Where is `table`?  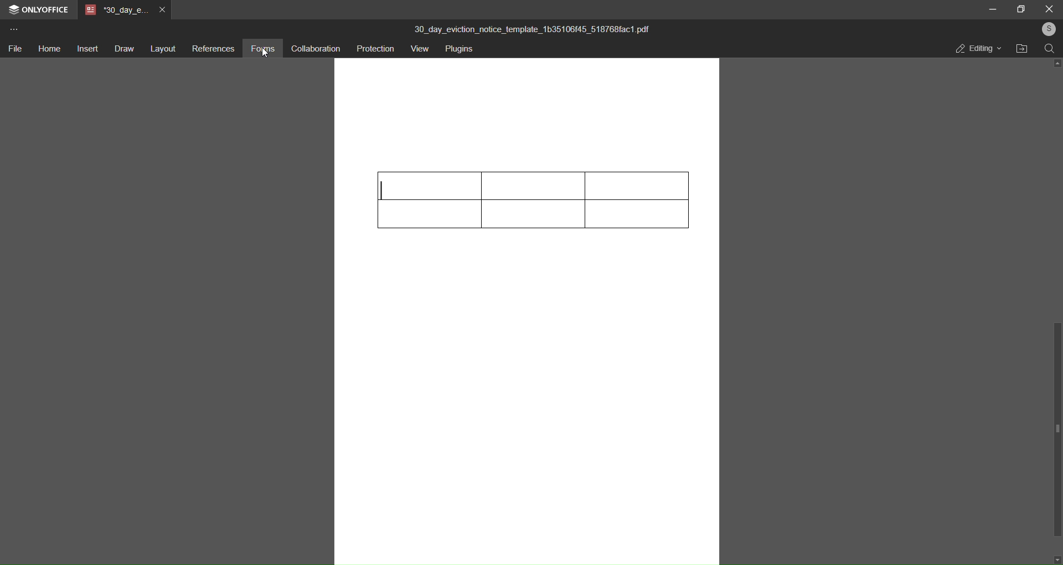
table is located at coordinates (531, 204).